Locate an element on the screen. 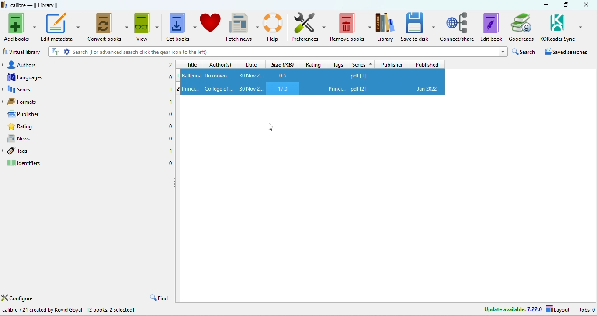  maximize is located at coordinates (566, 5).